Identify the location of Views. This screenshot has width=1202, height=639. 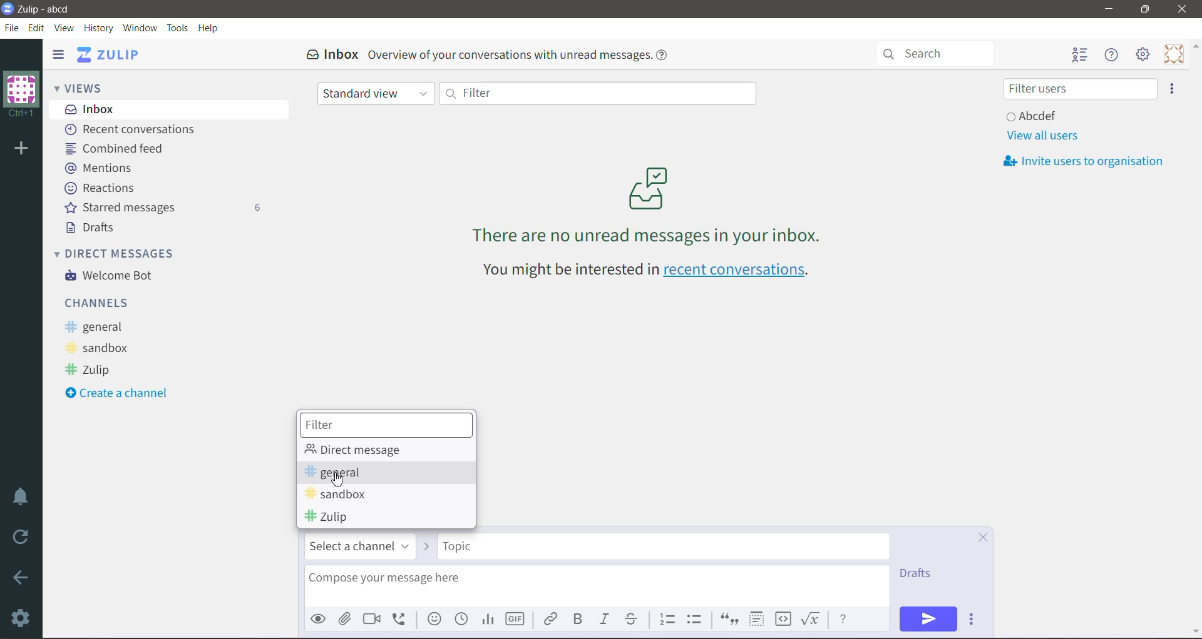
(88, 87).